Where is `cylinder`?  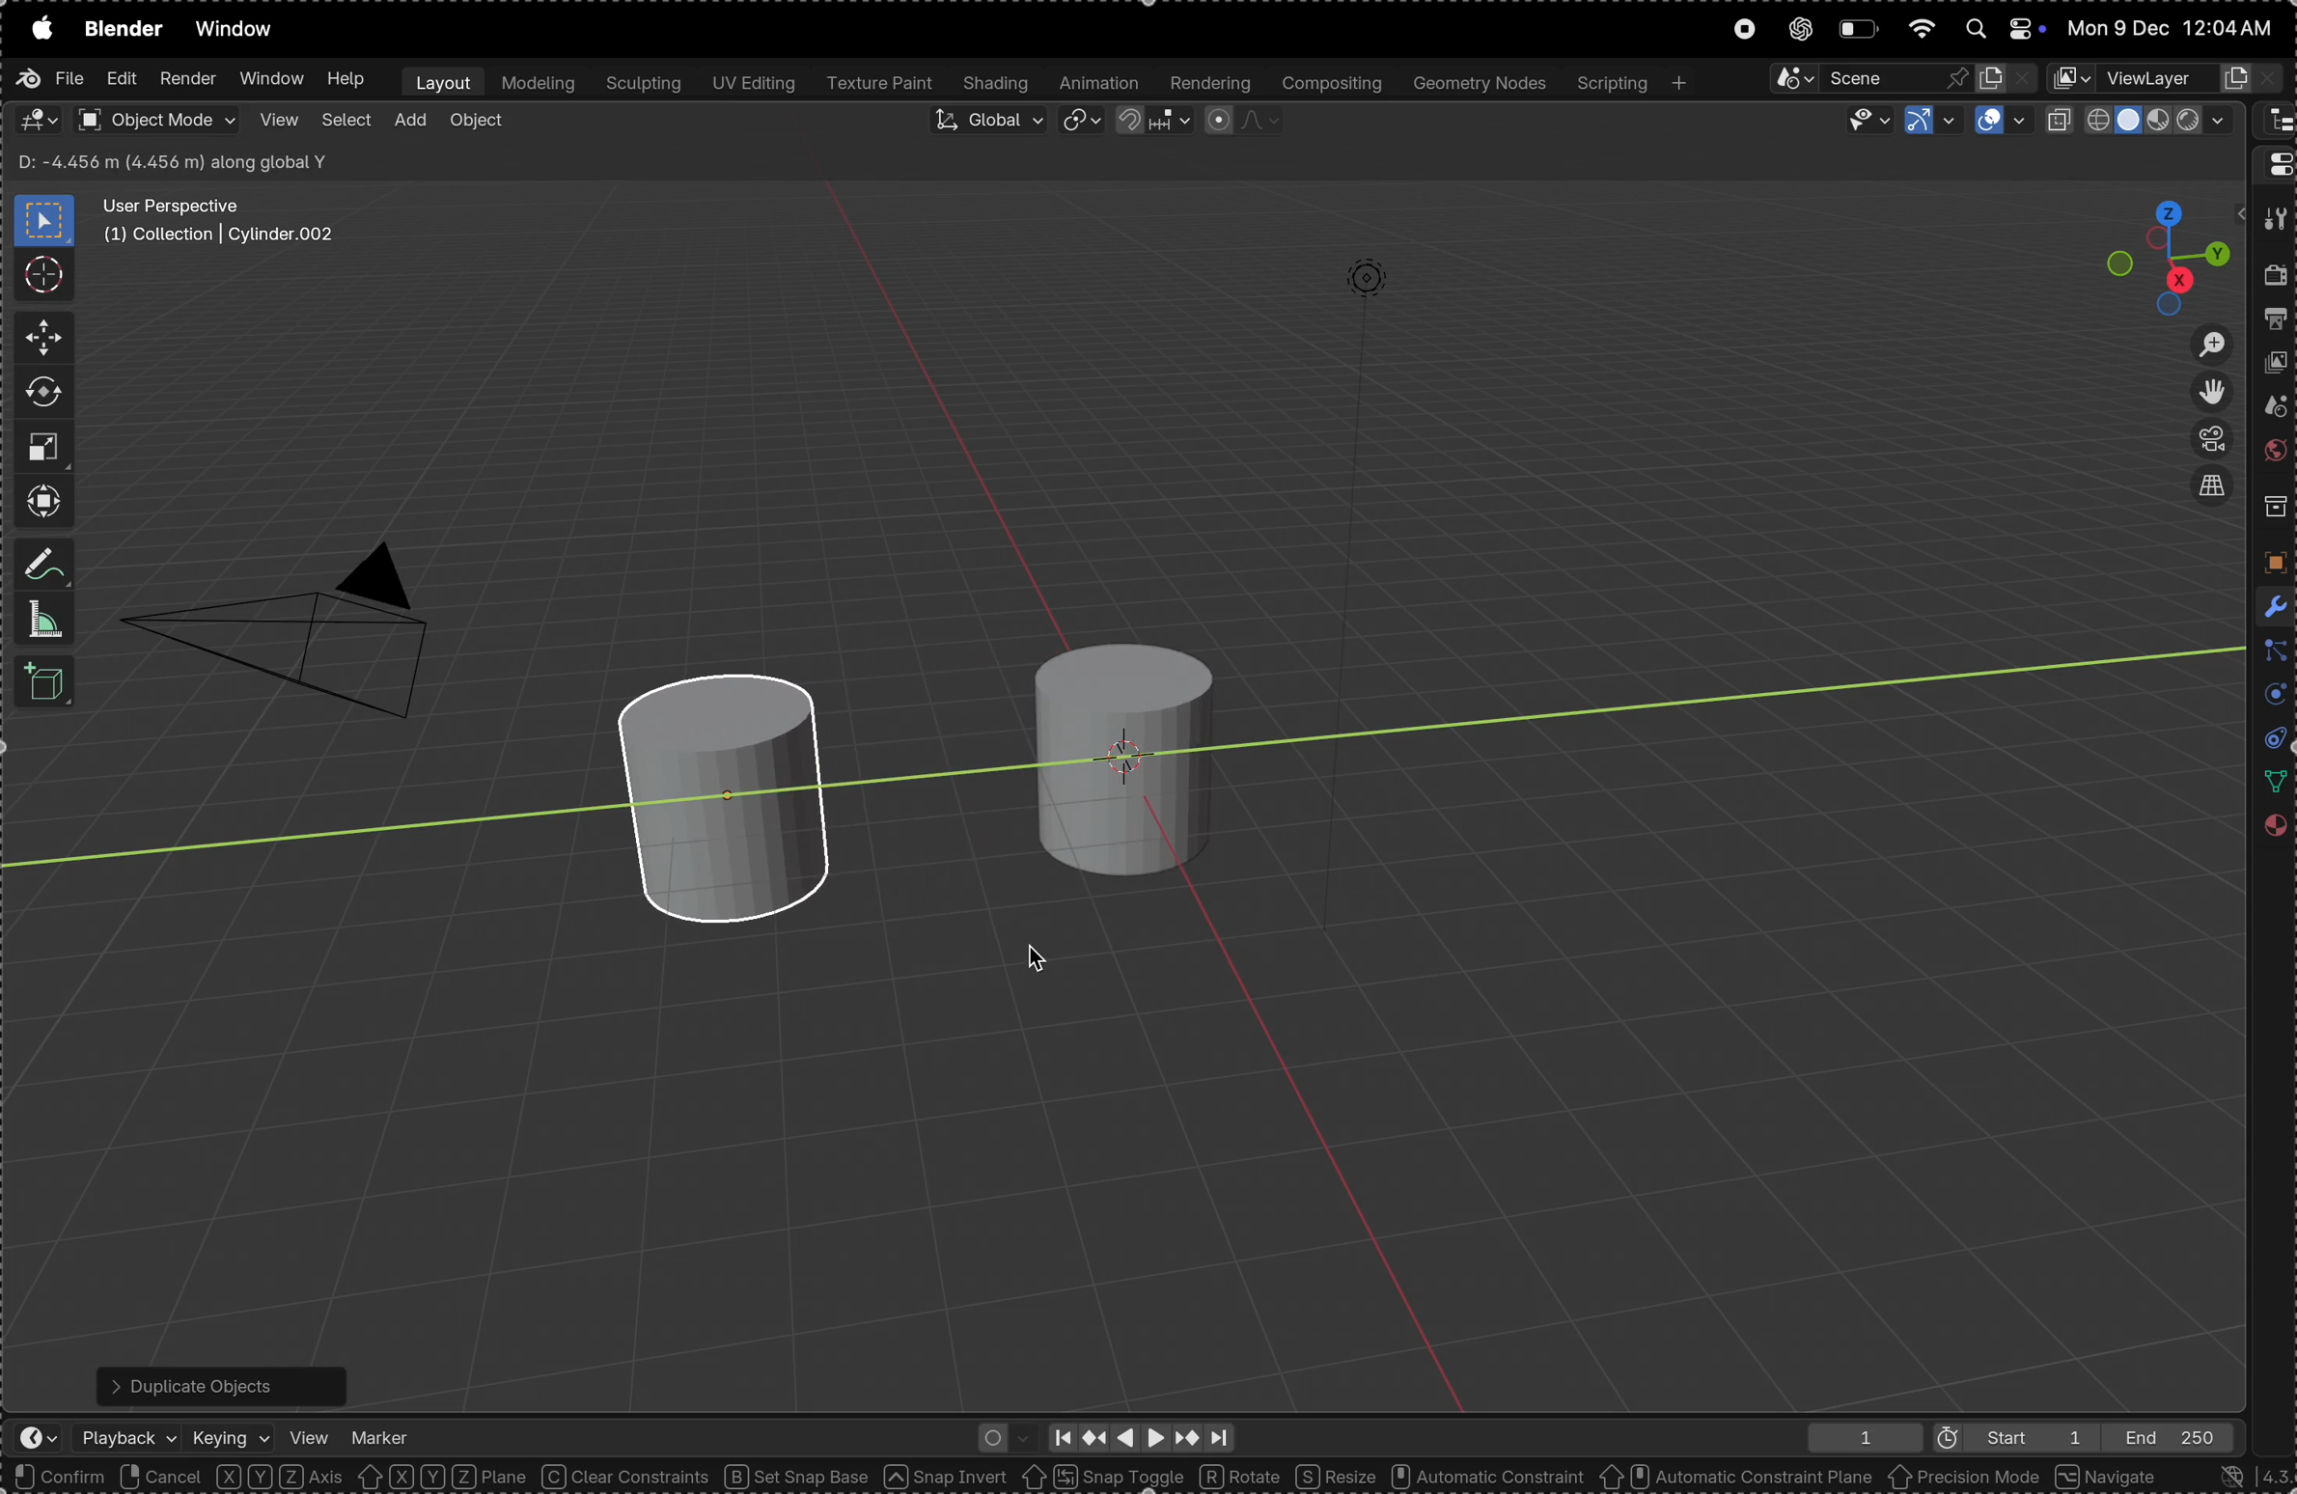
cylinder is located at coordinates (746, 799).